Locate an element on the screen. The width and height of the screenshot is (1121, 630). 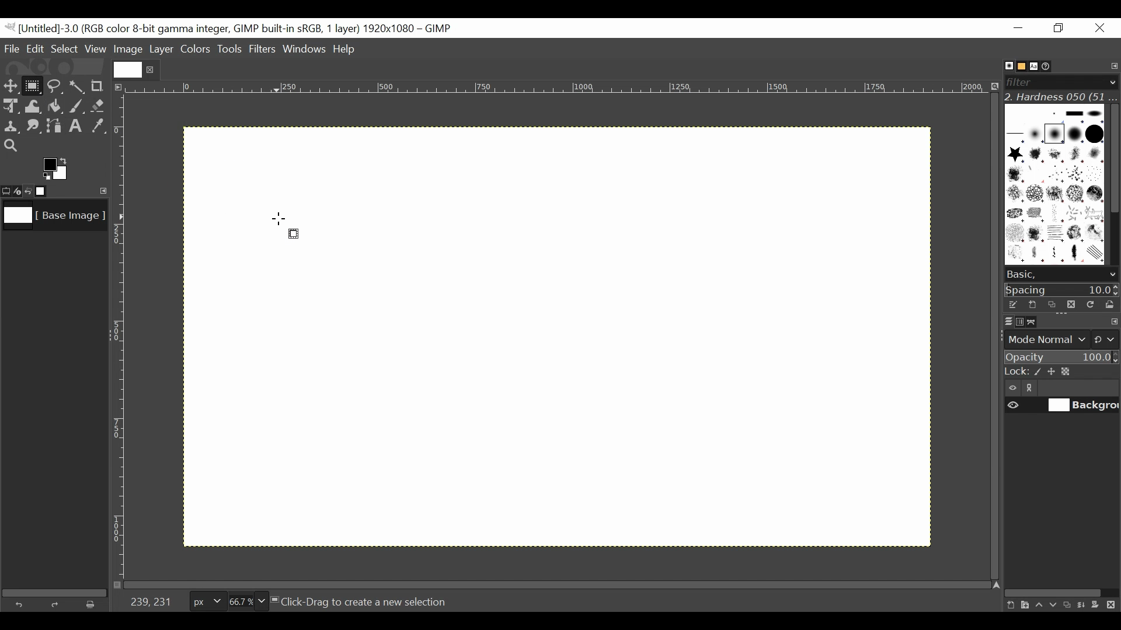
Undo is located at coordinates (22, 603).